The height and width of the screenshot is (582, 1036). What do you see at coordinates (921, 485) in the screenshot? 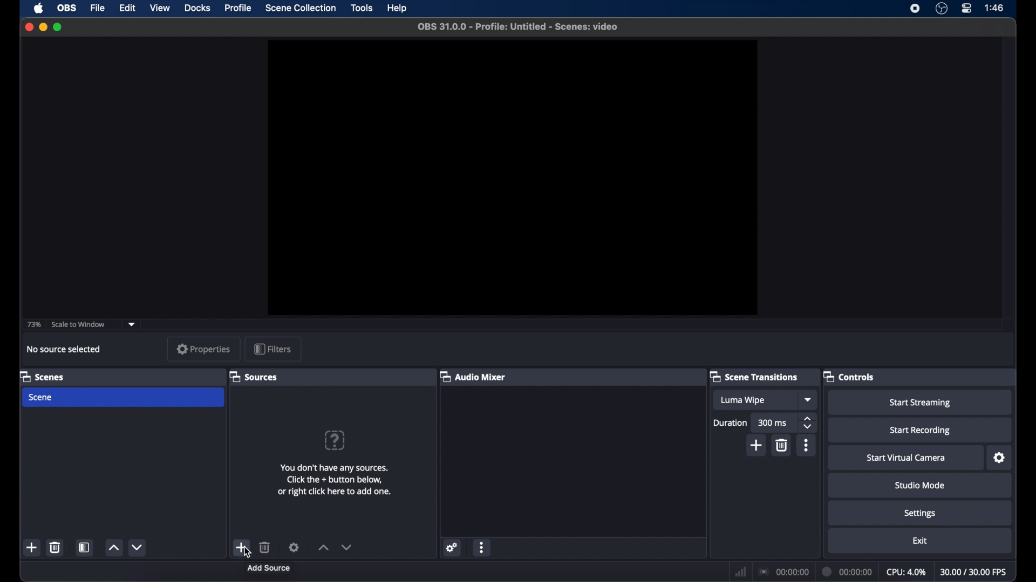
I see `studio mode` at bounding box center [921, 485].